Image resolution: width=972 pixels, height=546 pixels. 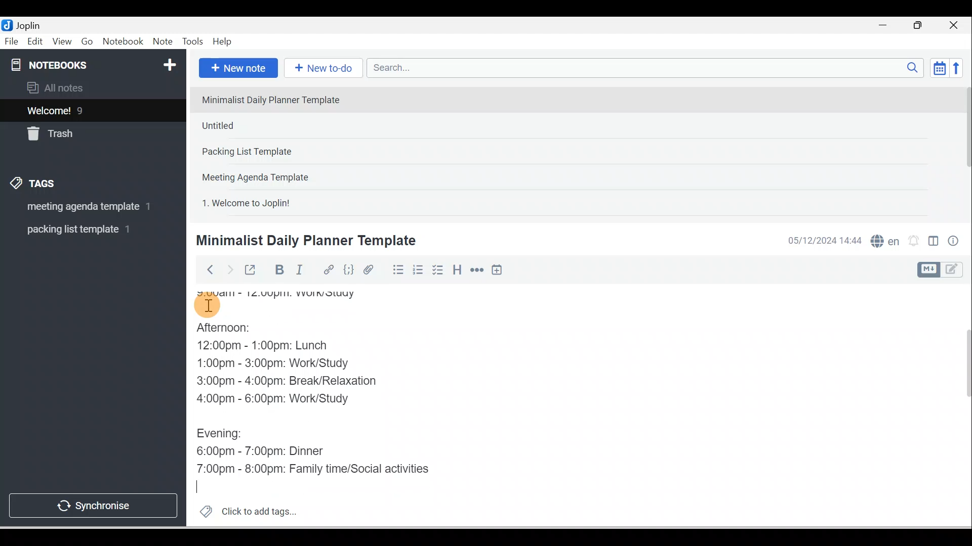 What do you see at coordinates (457, 269) in the screenshot?
I see `Heading` at bounding box center [457, 269].